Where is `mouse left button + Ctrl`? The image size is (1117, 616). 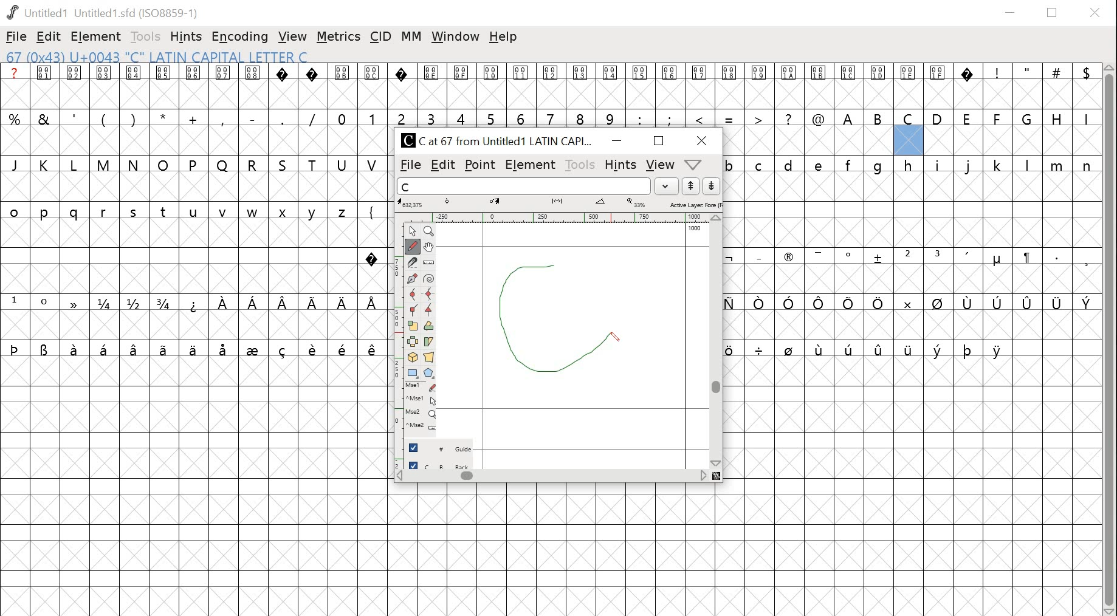 mouse left button + Ctrl is located at coordinates (423, 401).